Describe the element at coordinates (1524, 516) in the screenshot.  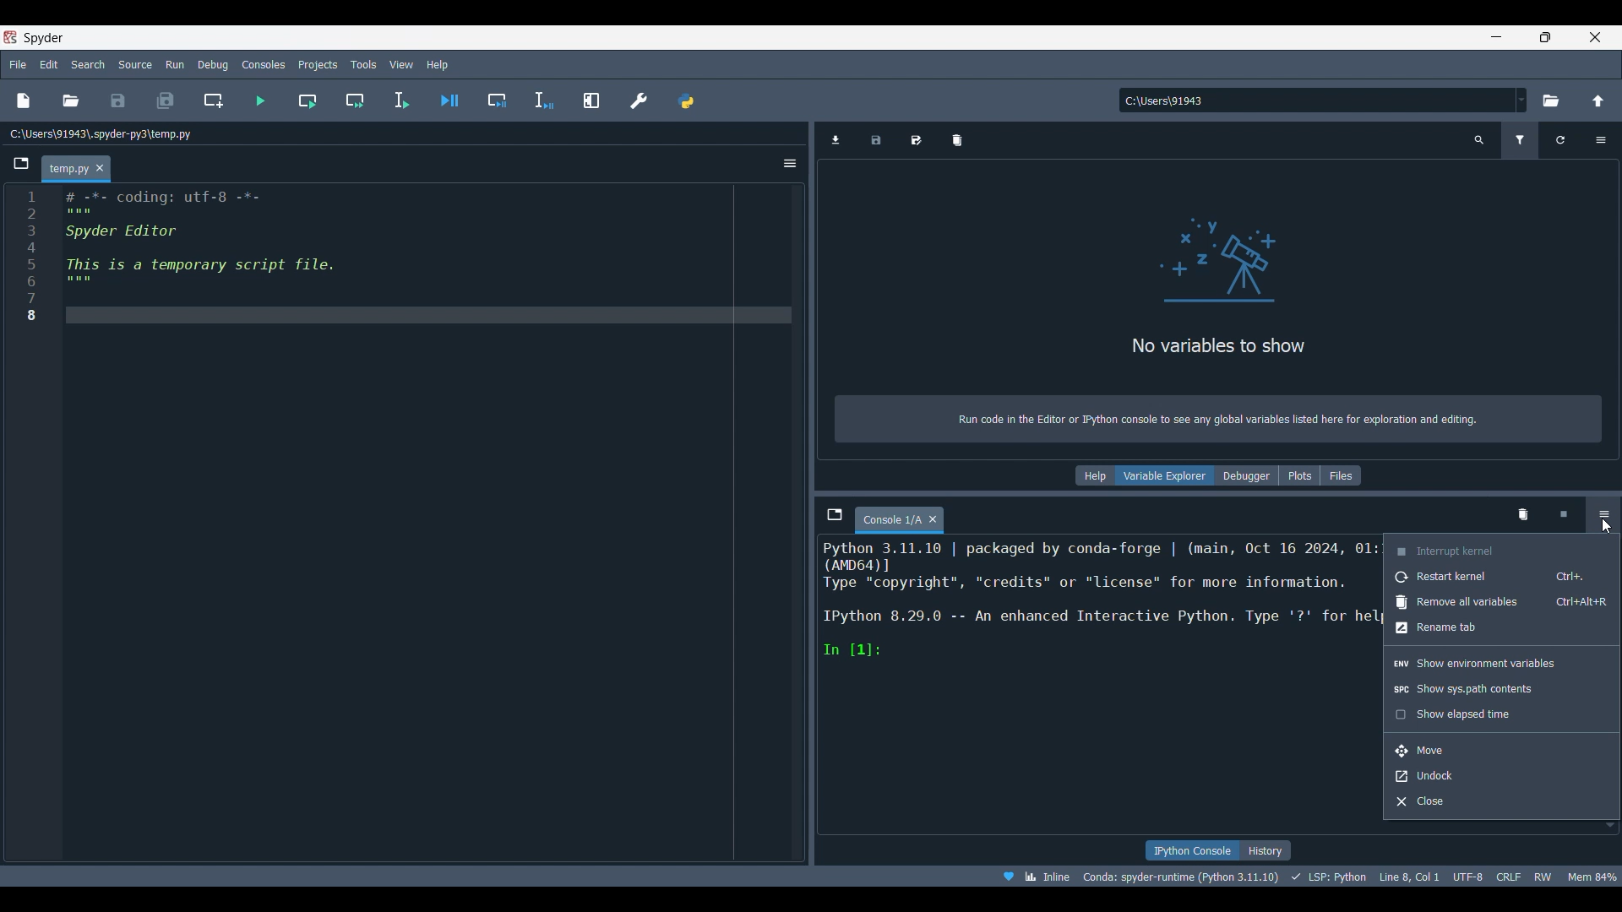
I see `Remove all variables from namespace` at that location.